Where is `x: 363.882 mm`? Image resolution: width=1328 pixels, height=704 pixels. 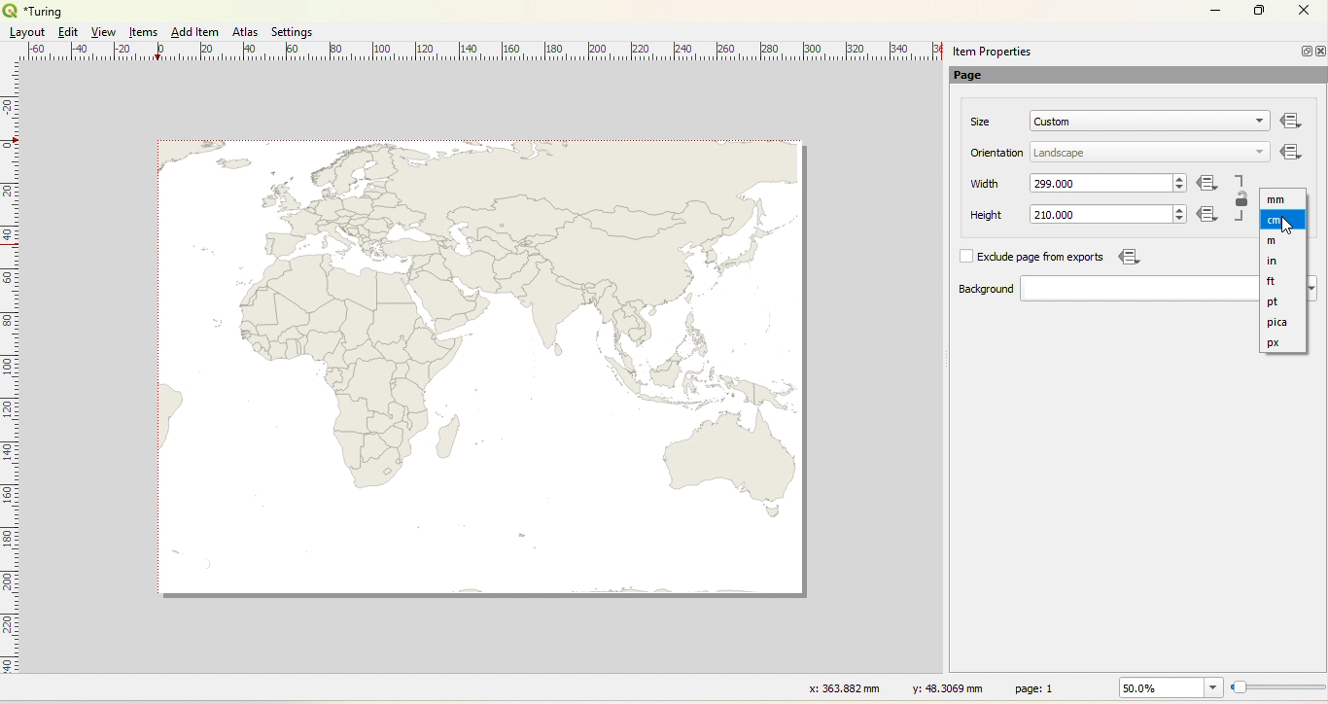
x: 363.882 mm is located at coordinates (842, 687).